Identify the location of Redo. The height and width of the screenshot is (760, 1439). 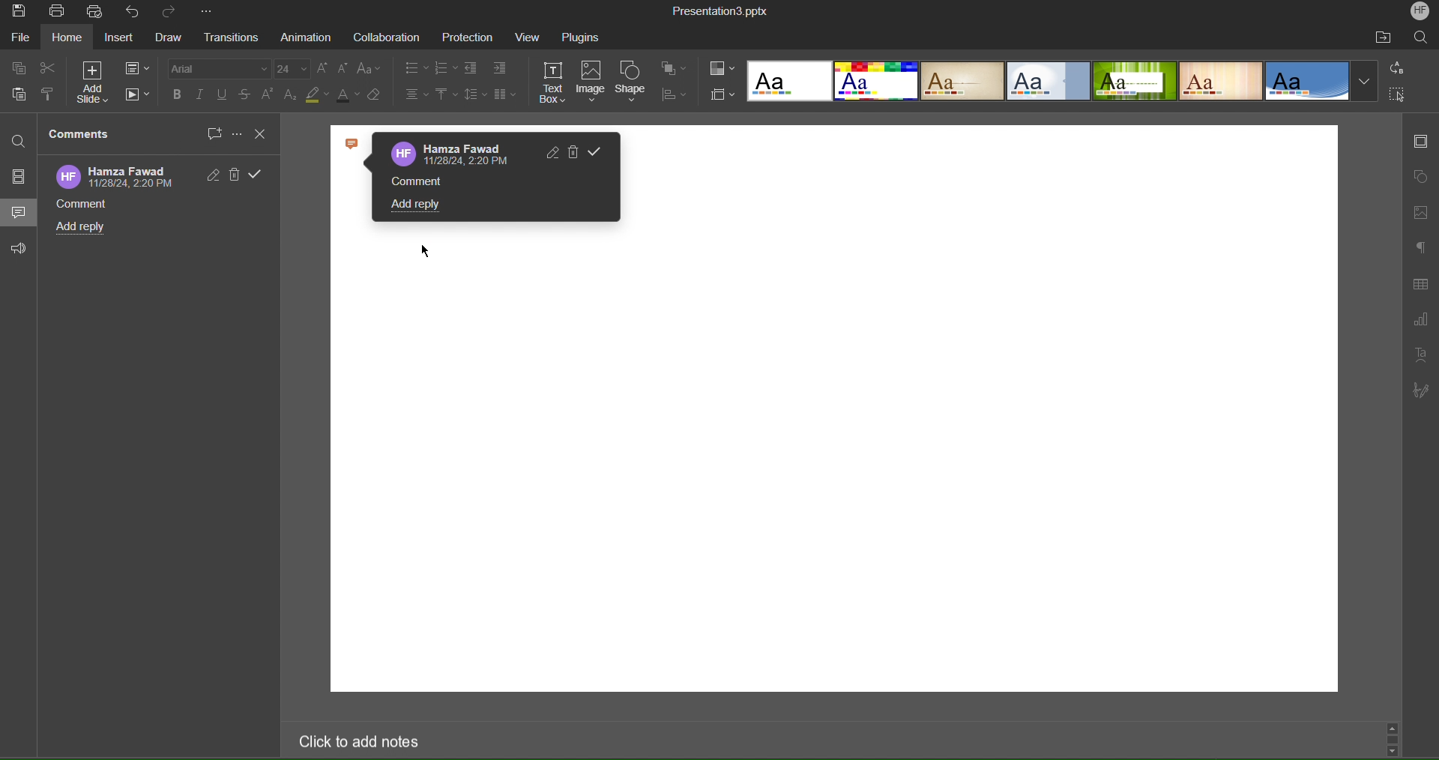
(172, 13).